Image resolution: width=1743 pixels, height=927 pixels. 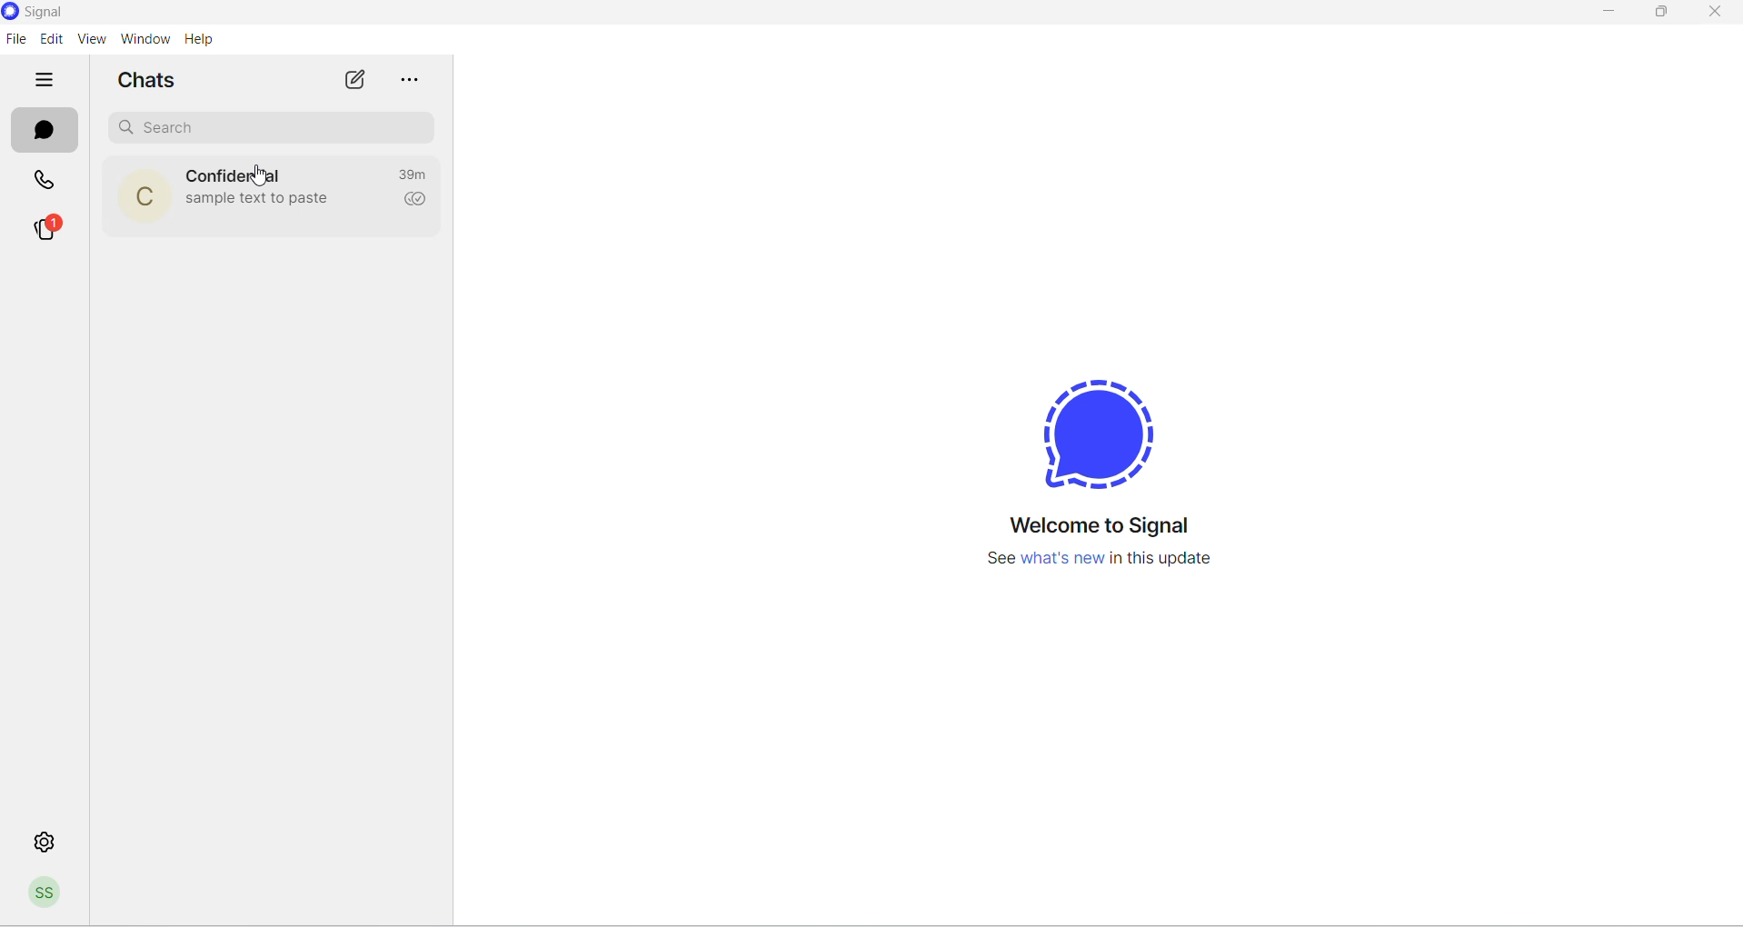 I want to click on hide, so click(x=43, y=81).